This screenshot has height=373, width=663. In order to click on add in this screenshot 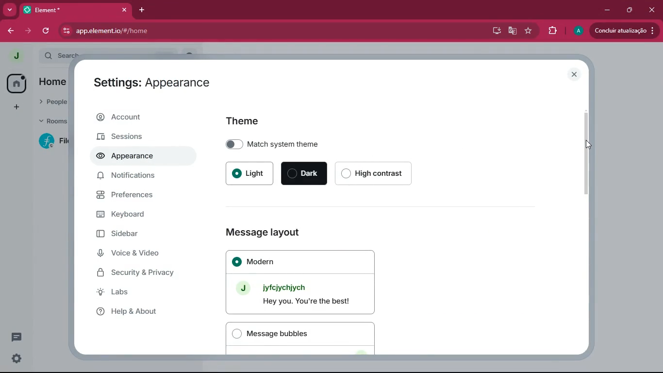, I will do `click(13, 107)`.